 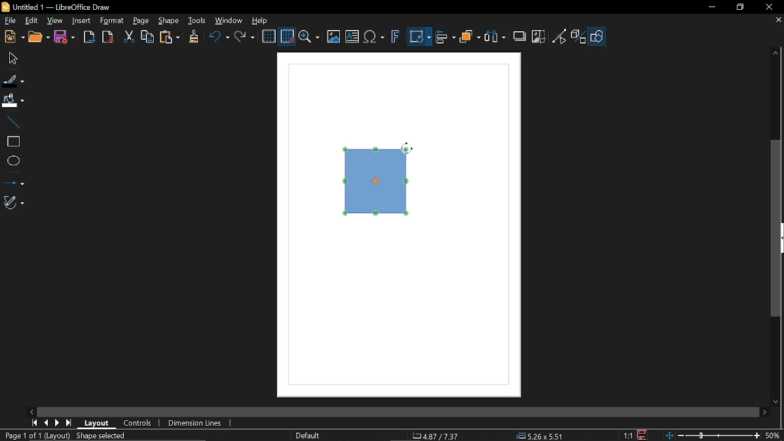 I want to click on Go to first page , so click(x=34, y=423).